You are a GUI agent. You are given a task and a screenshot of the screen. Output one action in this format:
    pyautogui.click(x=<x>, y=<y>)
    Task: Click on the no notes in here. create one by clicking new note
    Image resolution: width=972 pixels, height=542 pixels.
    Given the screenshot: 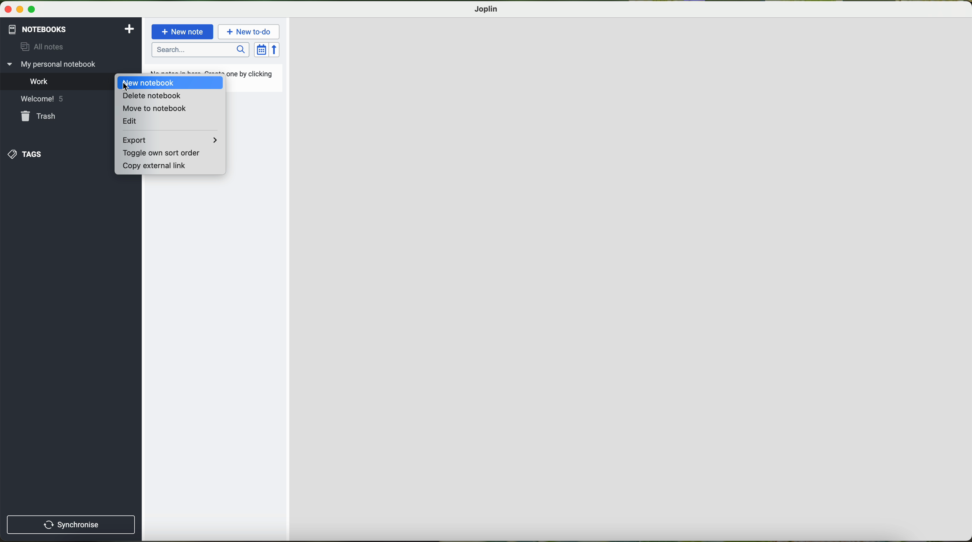 What is the action you would take?
    pyautogui.click(x=252, y=77)
    